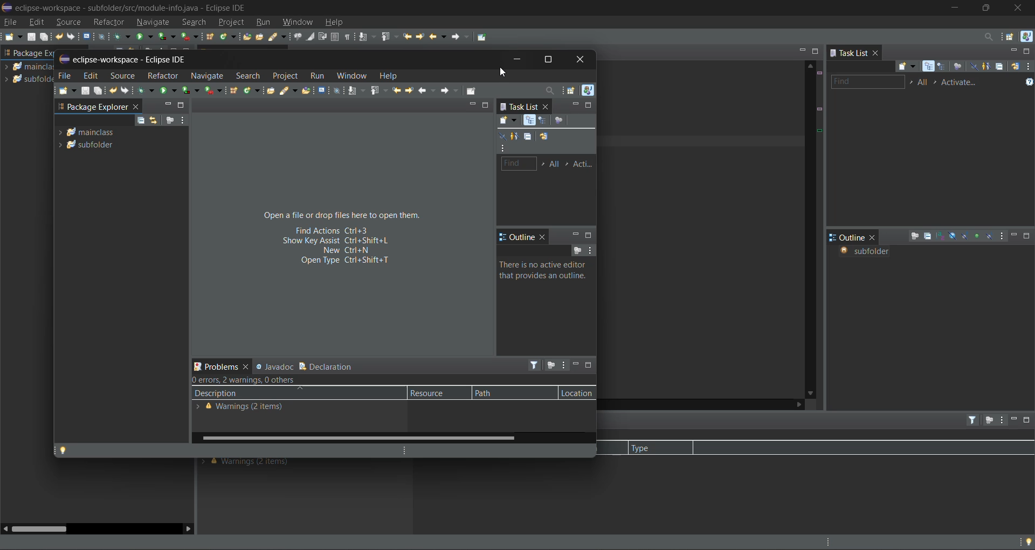  I want to click on toggle word wrap, so click(324, 36).